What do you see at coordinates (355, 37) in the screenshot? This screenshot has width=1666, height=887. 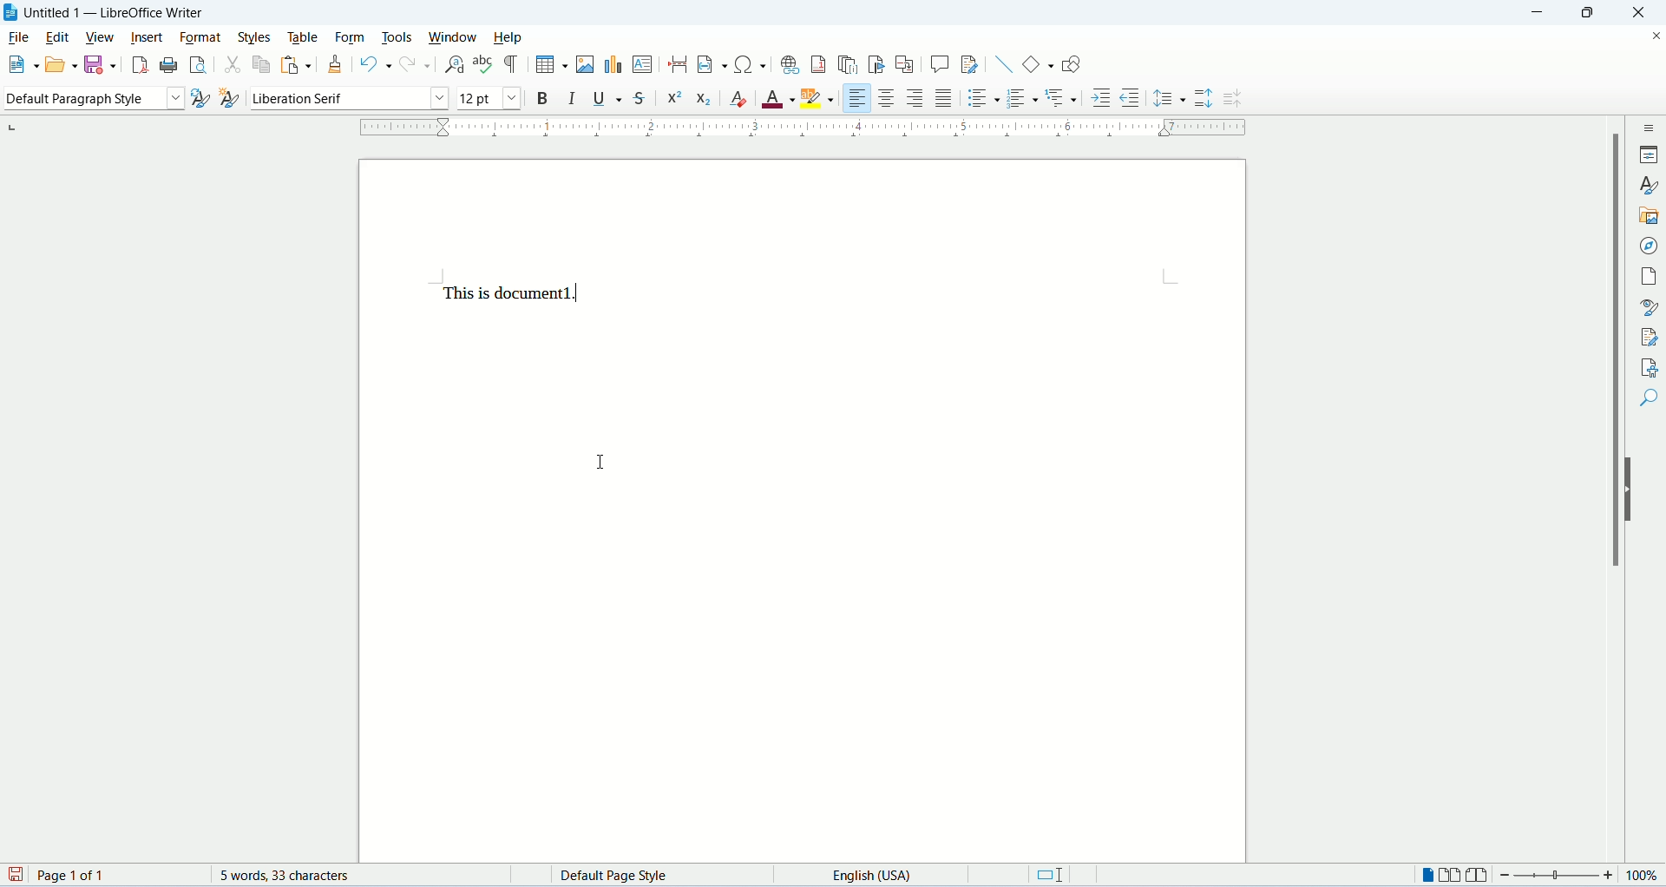 I see `form` at bounding box center [355, 37].